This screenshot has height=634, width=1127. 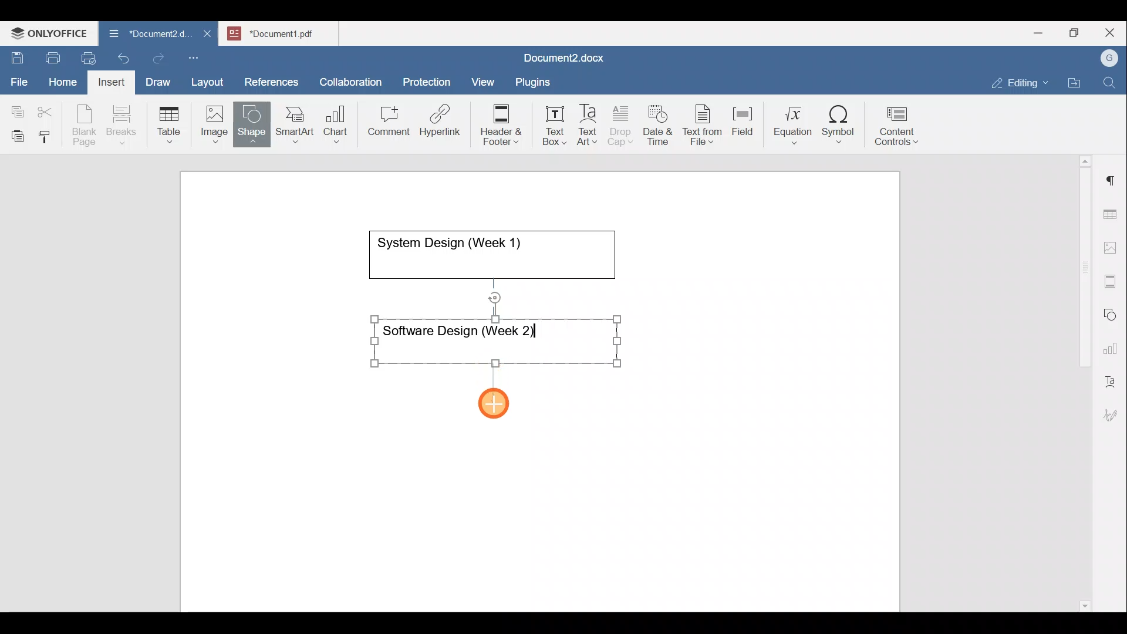 What do you see at coordinates (495, 404) in the screenshot?
I see `Cursor` at bounding box center [495, 404].